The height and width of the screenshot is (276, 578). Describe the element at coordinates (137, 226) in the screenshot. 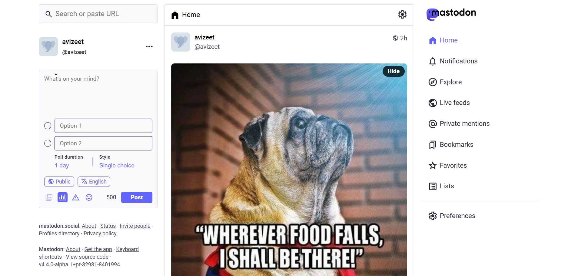

I see `invite people` at that location.